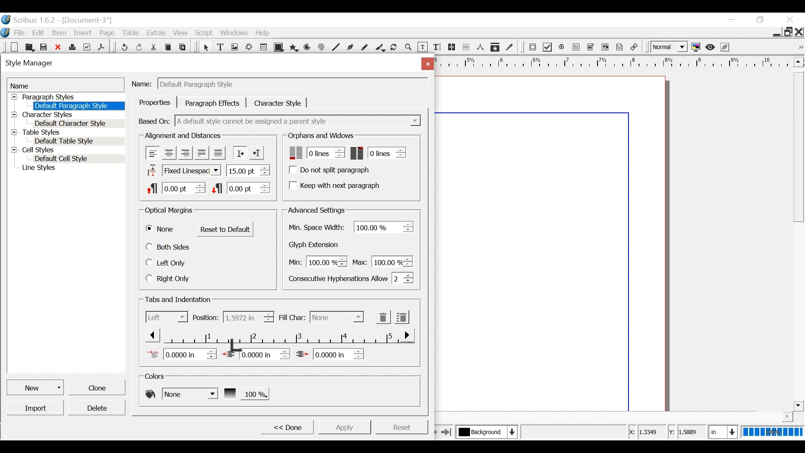  I want to click on File, so click(19, 33).